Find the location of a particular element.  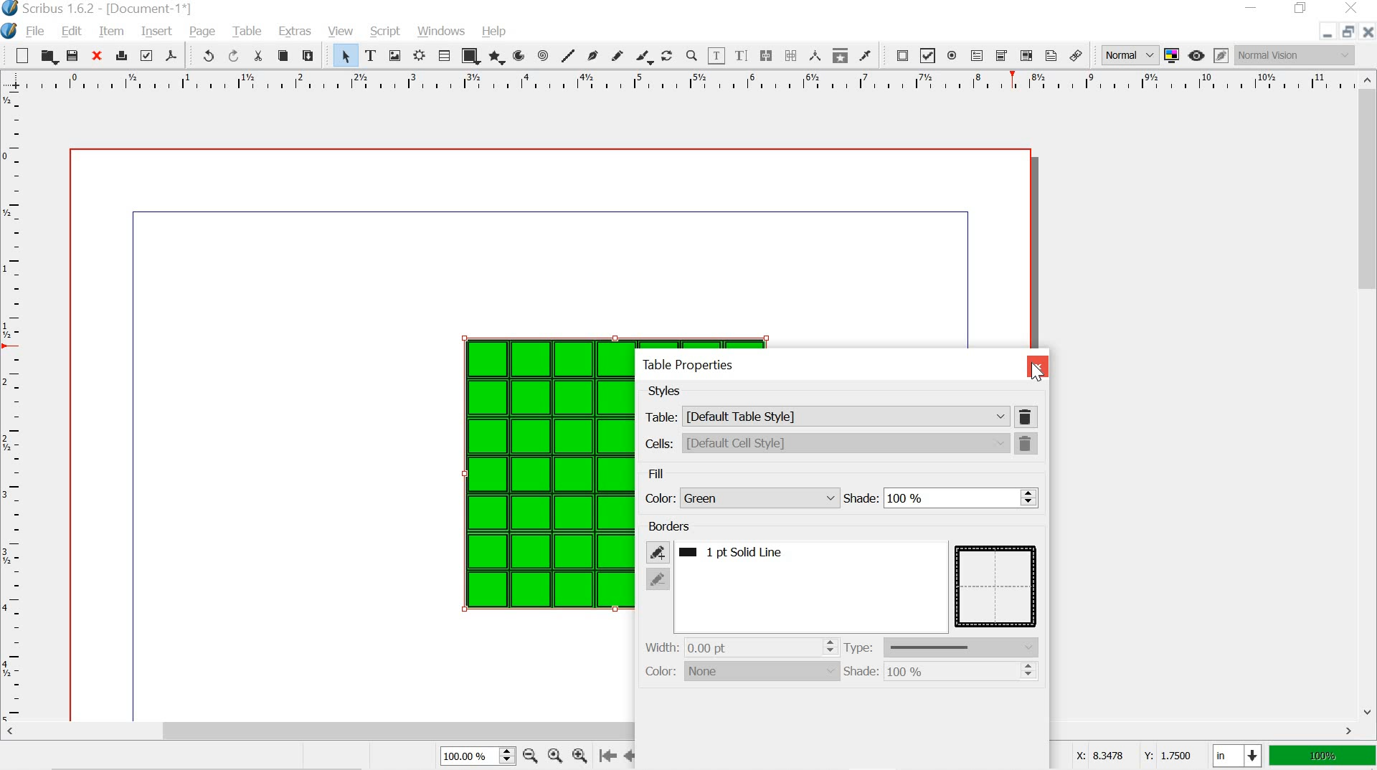

table is located at coordinates (997, 585).